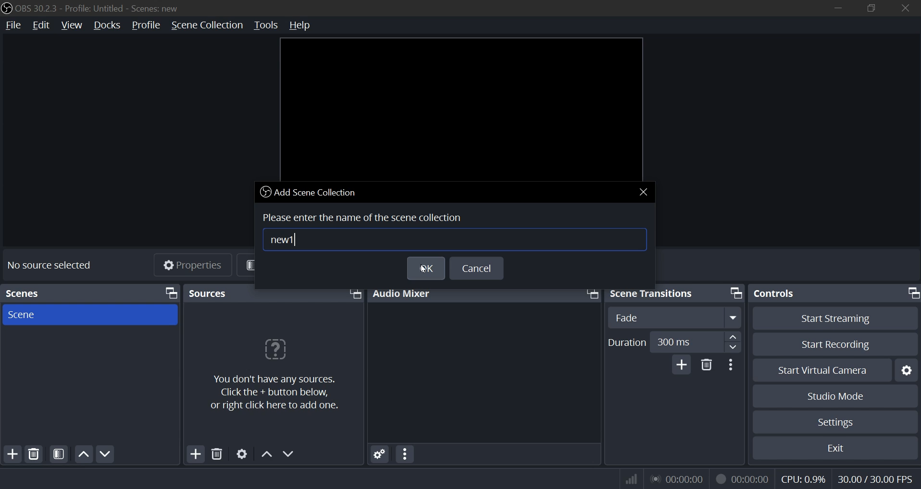 The height and width of the screenshot is (489, 921). I want to click on up, so click(732, 336).